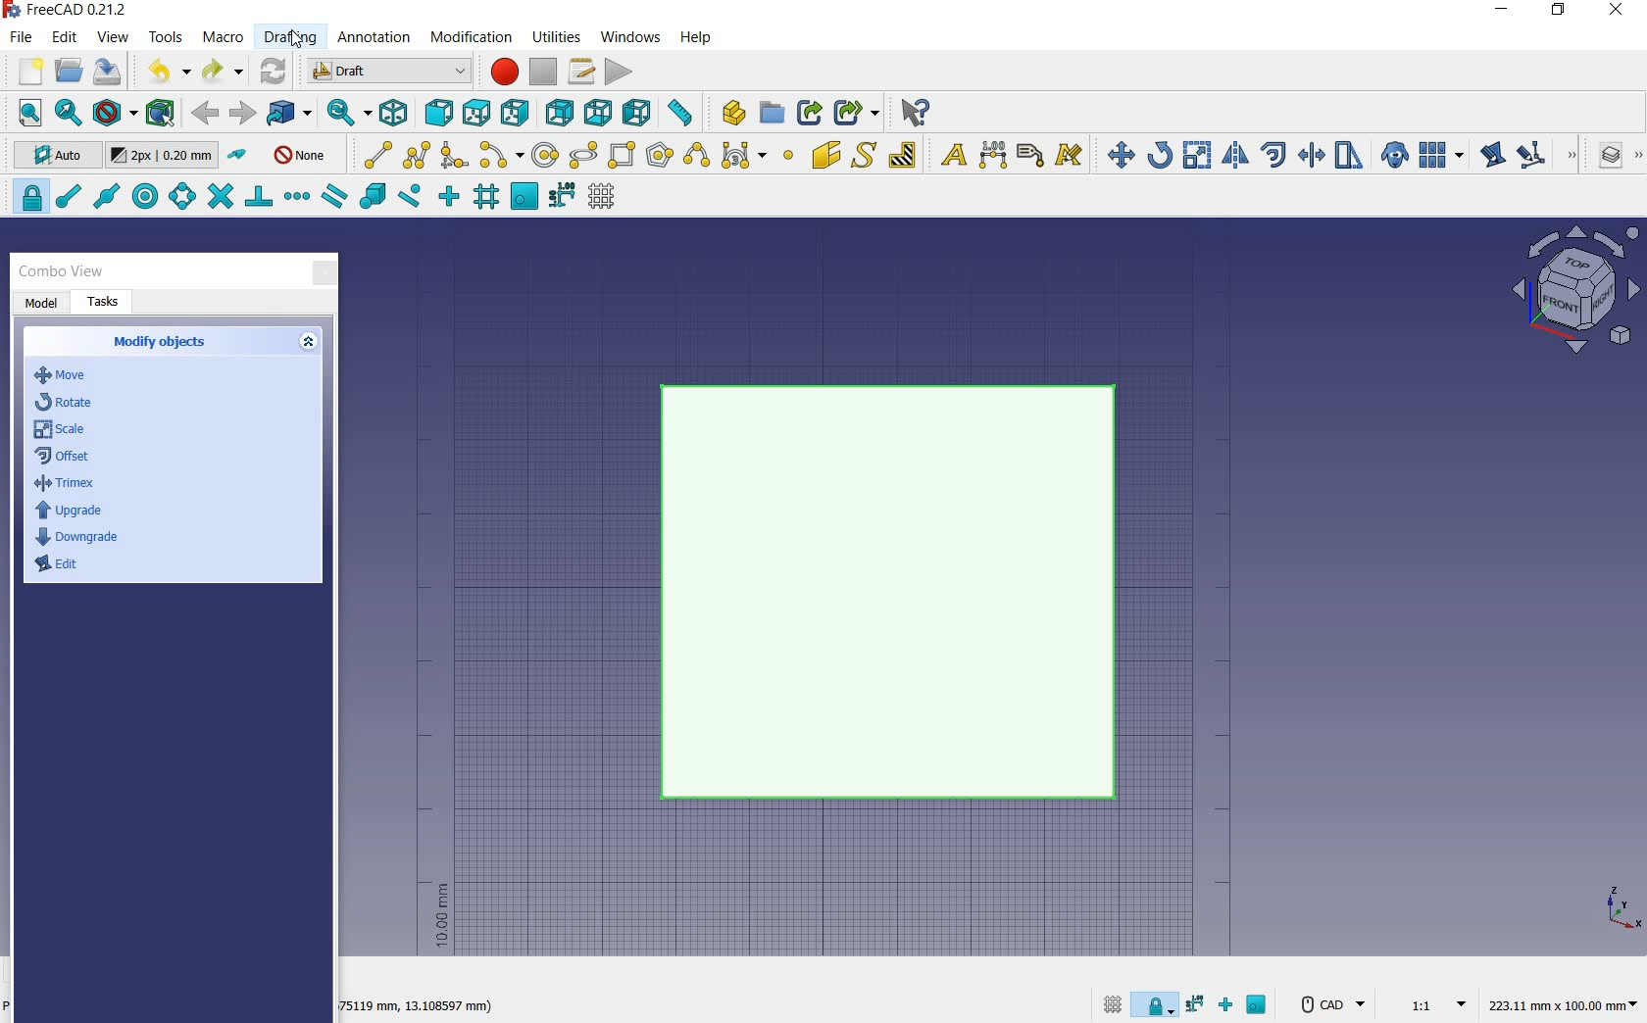  What do you see at coordinates (1160, 154) in the screenshot?
I see `rotate` at bounding box center [1160, 154].